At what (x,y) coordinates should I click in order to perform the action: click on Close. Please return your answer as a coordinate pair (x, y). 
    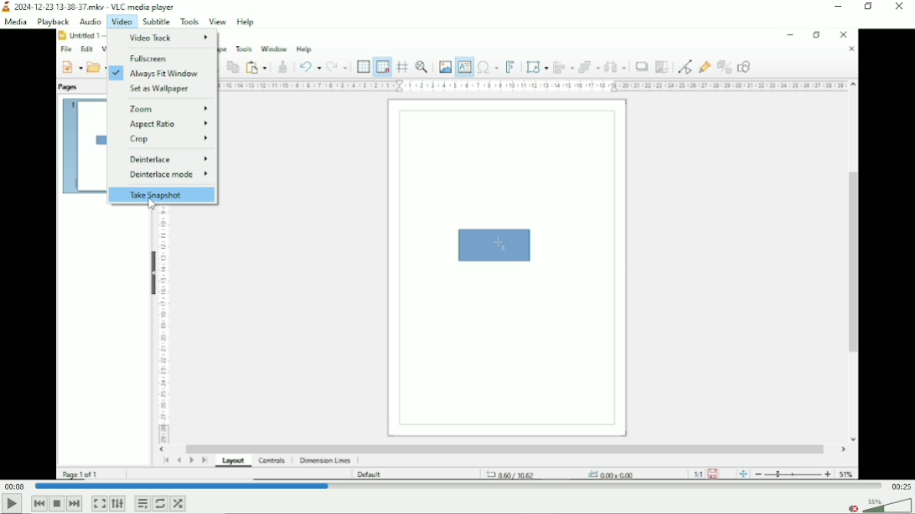
    Looking at the image, I should click on (902, 8).